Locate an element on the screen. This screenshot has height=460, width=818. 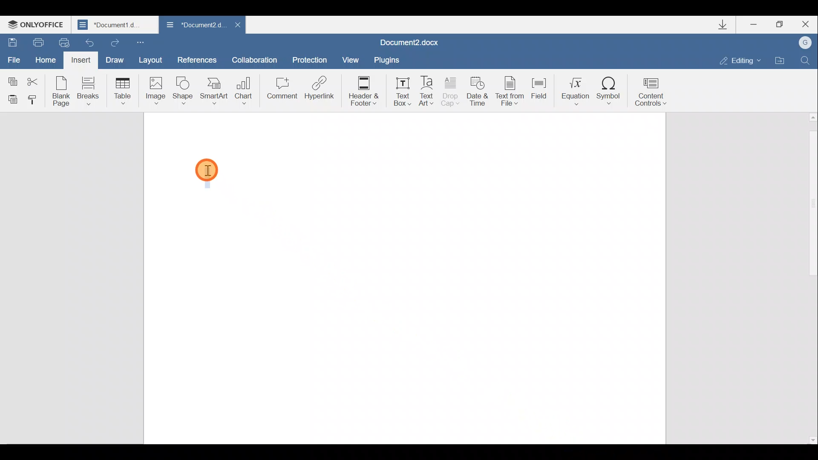
Scroll bar is located at coordinates (811, 278).